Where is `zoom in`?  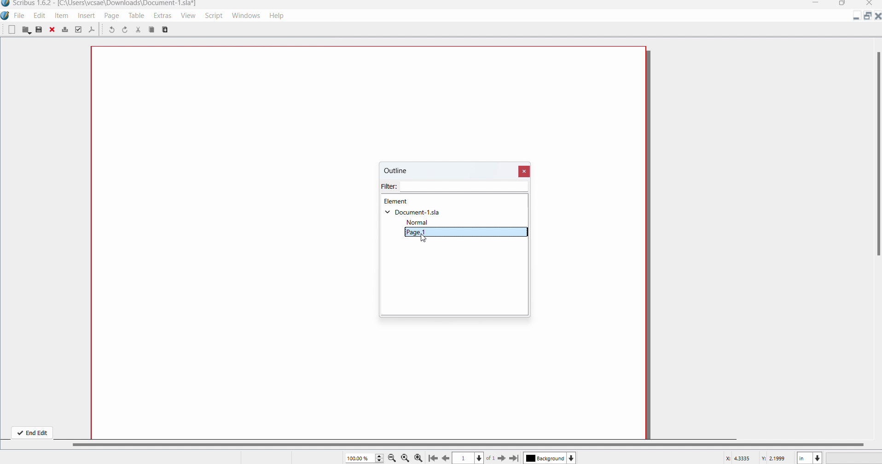 zoom in is located at coordinates (419, 458).